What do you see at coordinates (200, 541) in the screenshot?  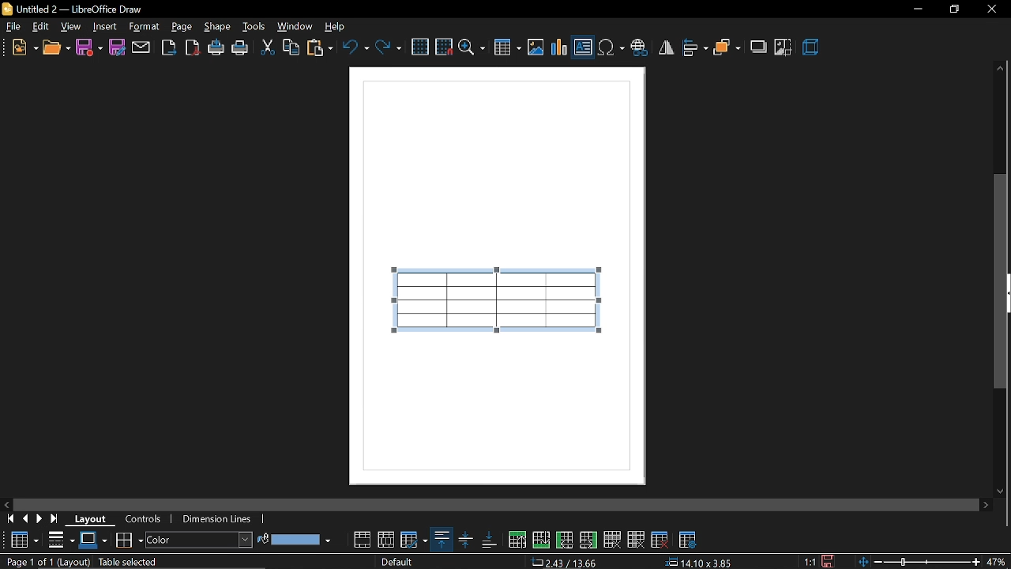 I see `area style` at bounding box center [200, 541].